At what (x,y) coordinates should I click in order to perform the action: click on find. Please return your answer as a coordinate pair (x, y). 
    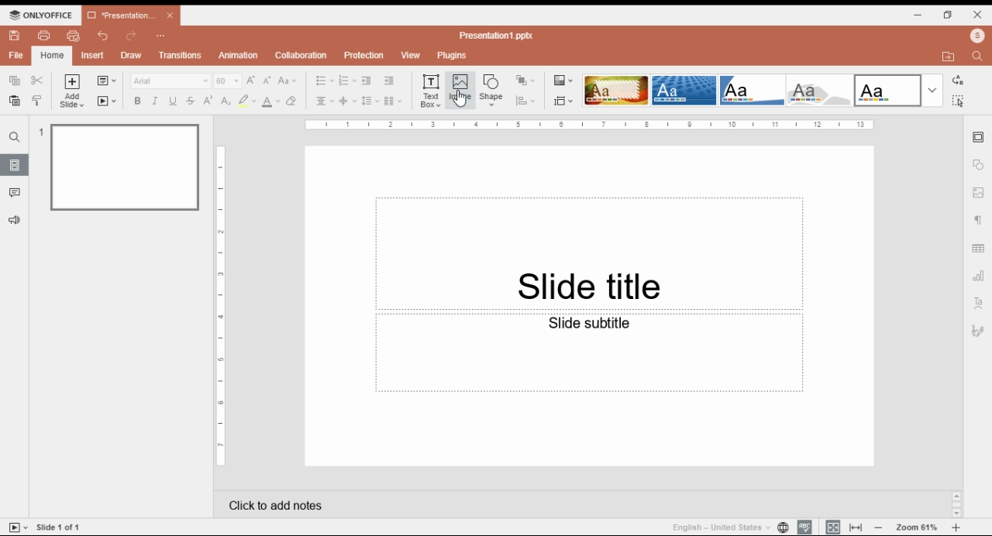
    Looking at the image, I should click on (976, 57).